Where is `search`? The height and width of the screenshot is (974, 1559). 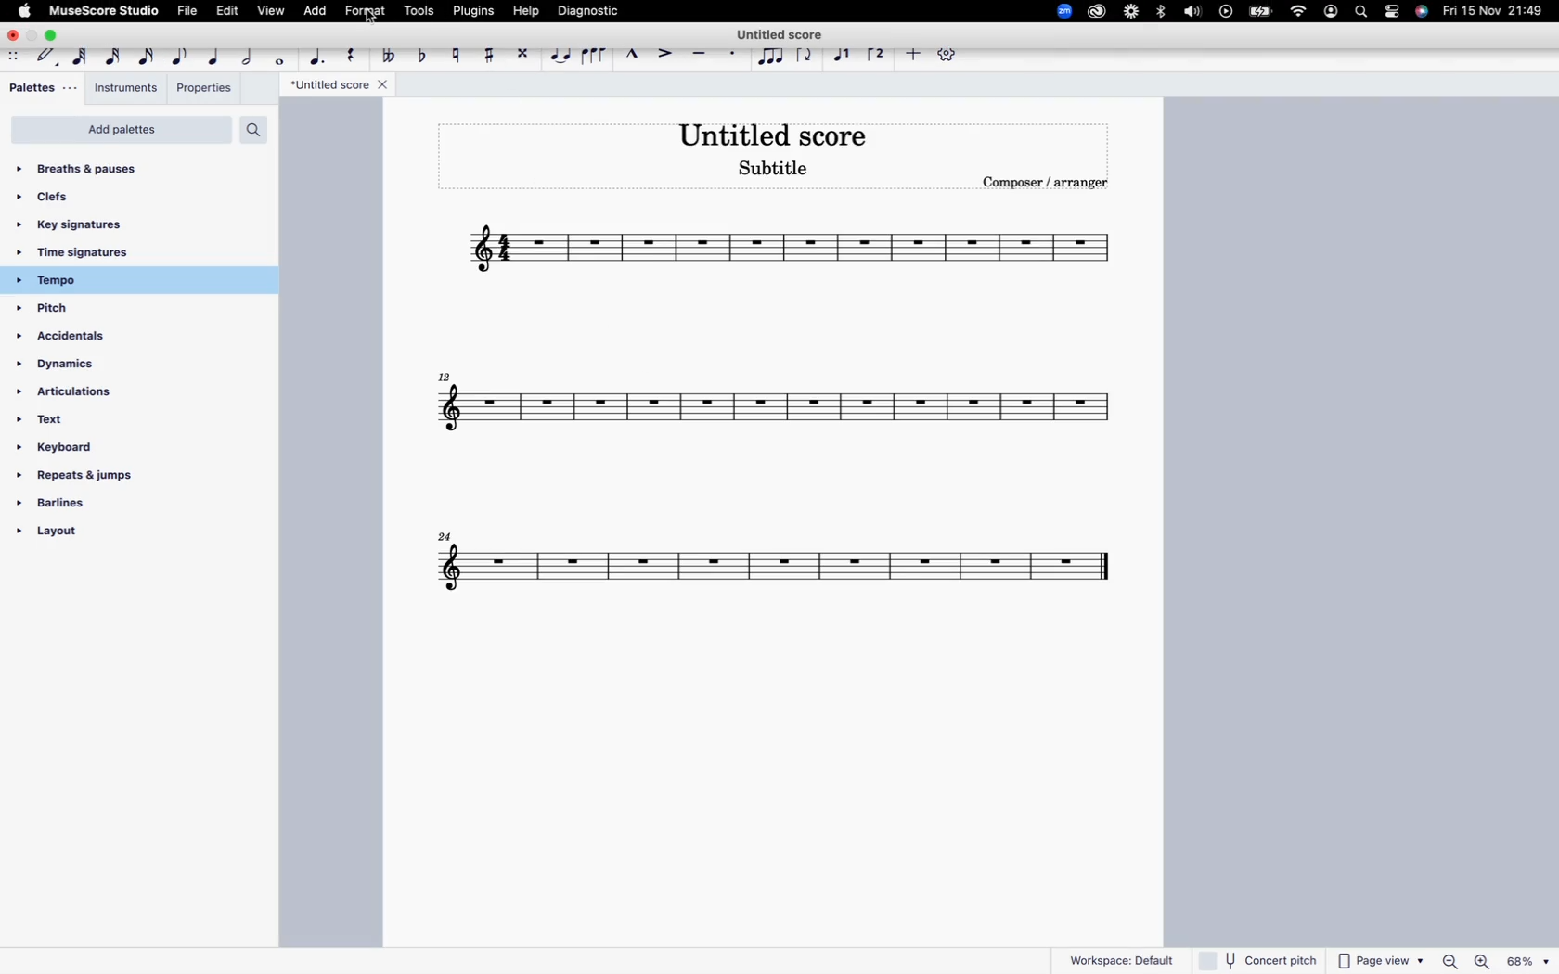
search is located at coordinates (1363, 13).